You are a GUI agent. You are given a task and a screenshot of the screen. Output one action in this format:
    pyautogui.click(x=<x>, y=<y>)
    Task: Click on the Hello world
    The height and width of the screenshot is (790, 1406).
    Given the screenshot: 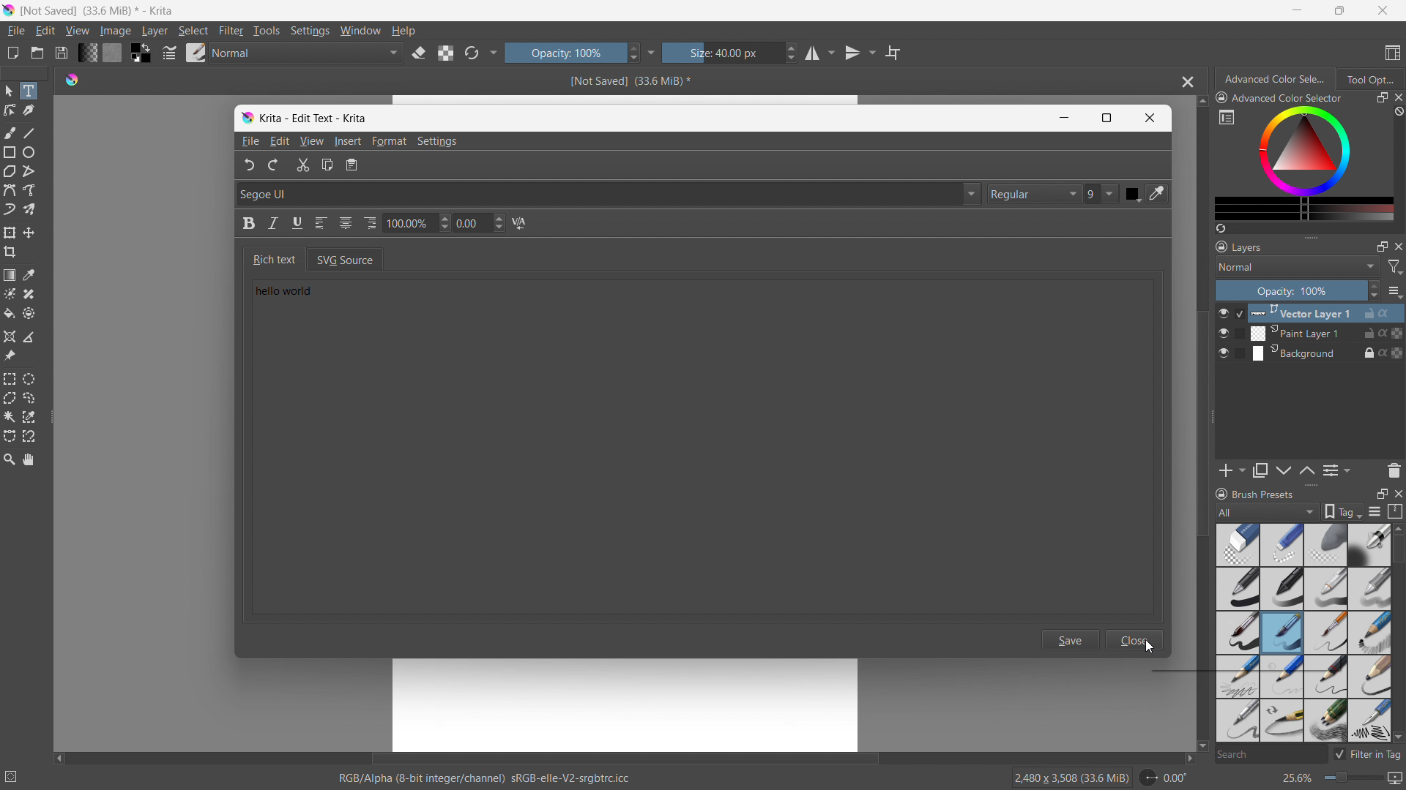 What is the action you would take?
    pyautogui.click(x=302, y=295)
    